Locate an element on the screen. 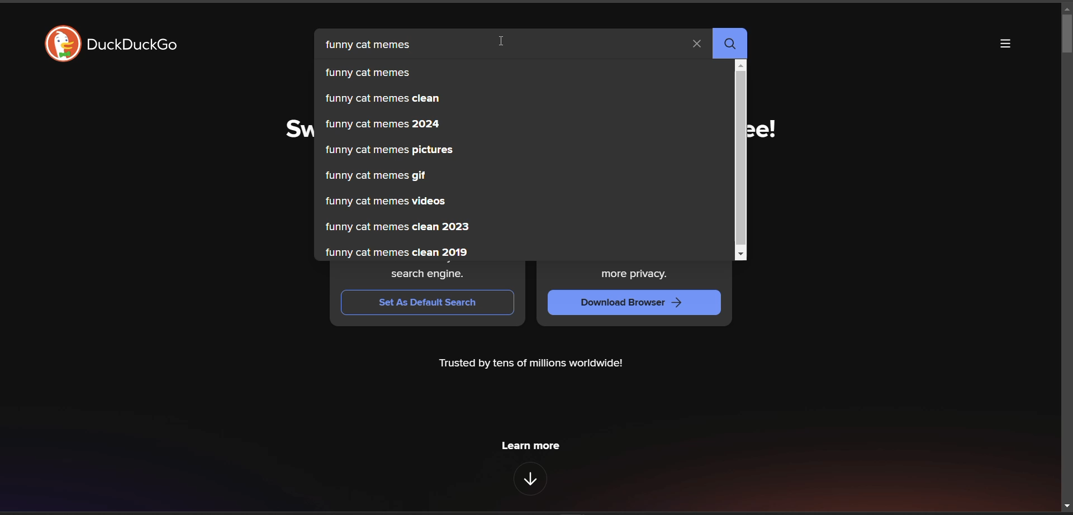 The image size is (1073, 515). funny cat memes is located at coordinates (368, 73).